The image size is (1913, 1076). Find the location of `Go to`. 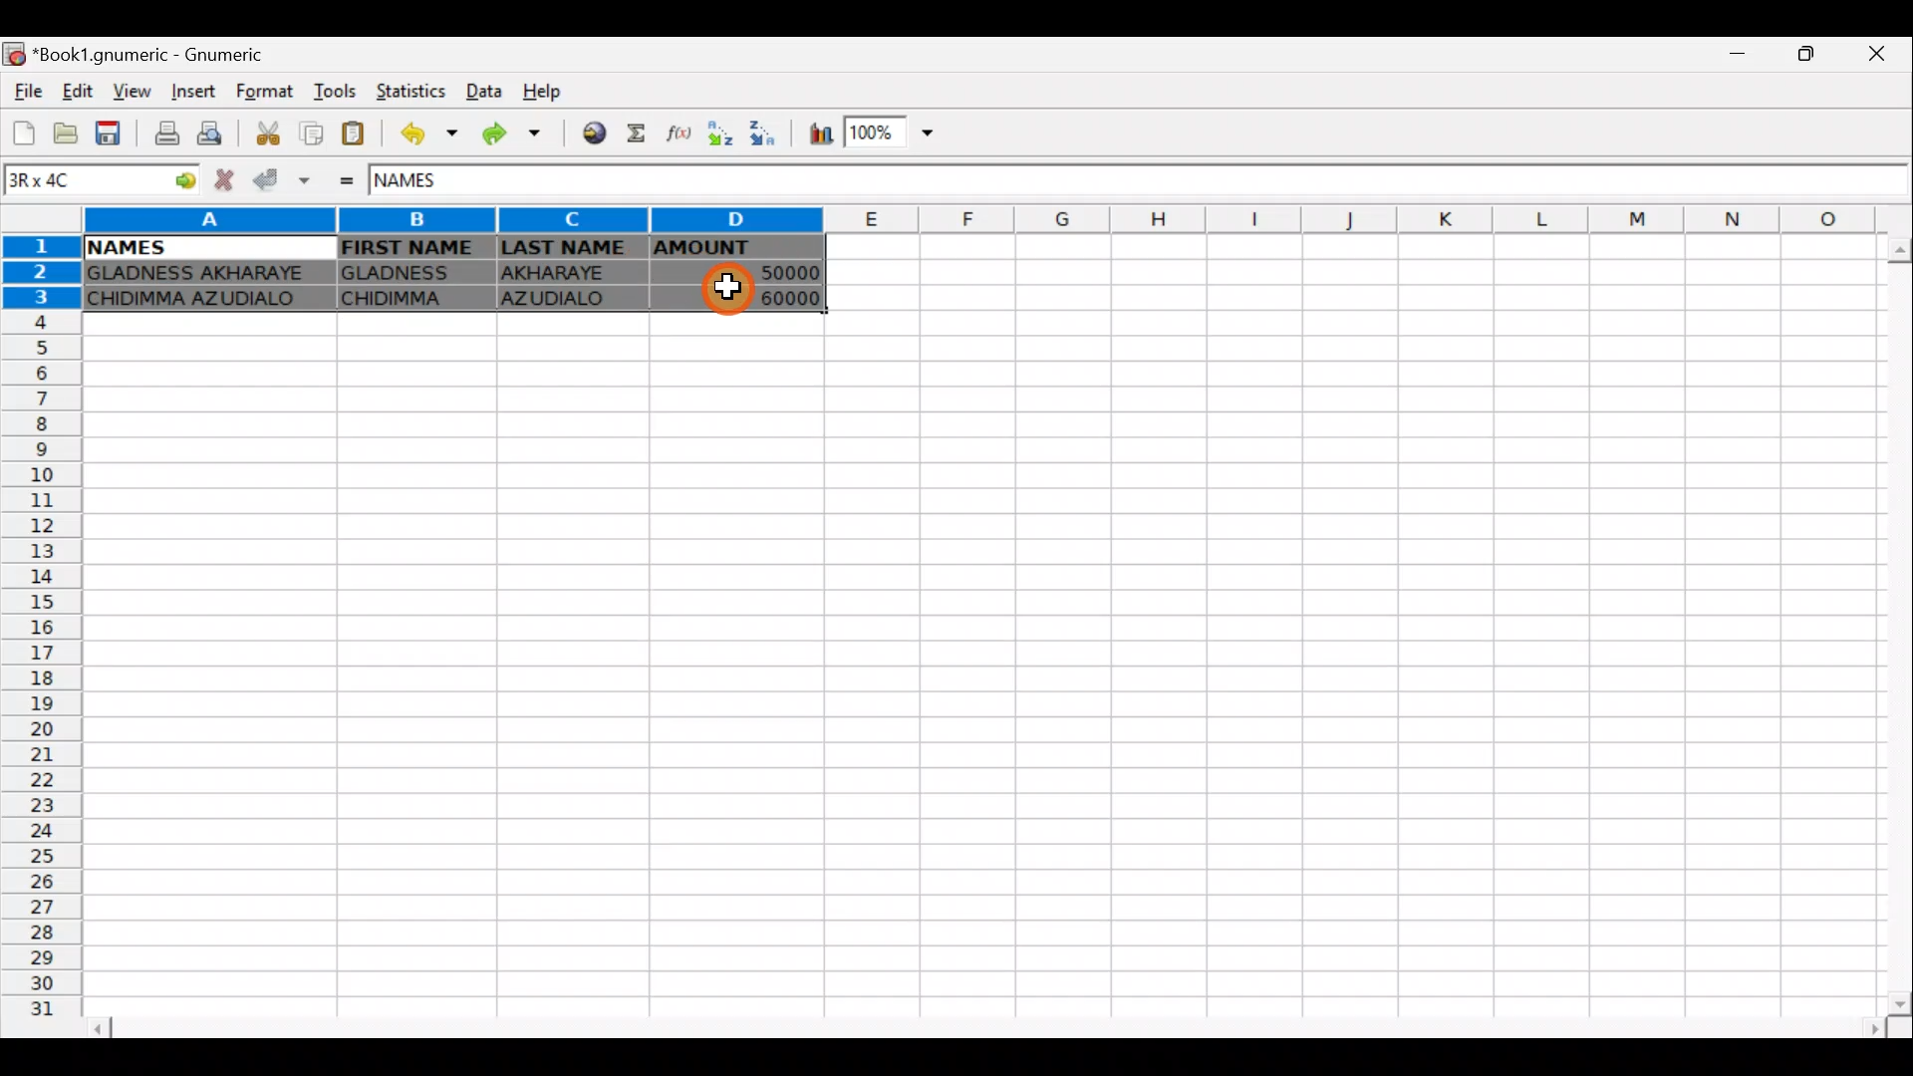

Go to is located at coordinates (178, 182).